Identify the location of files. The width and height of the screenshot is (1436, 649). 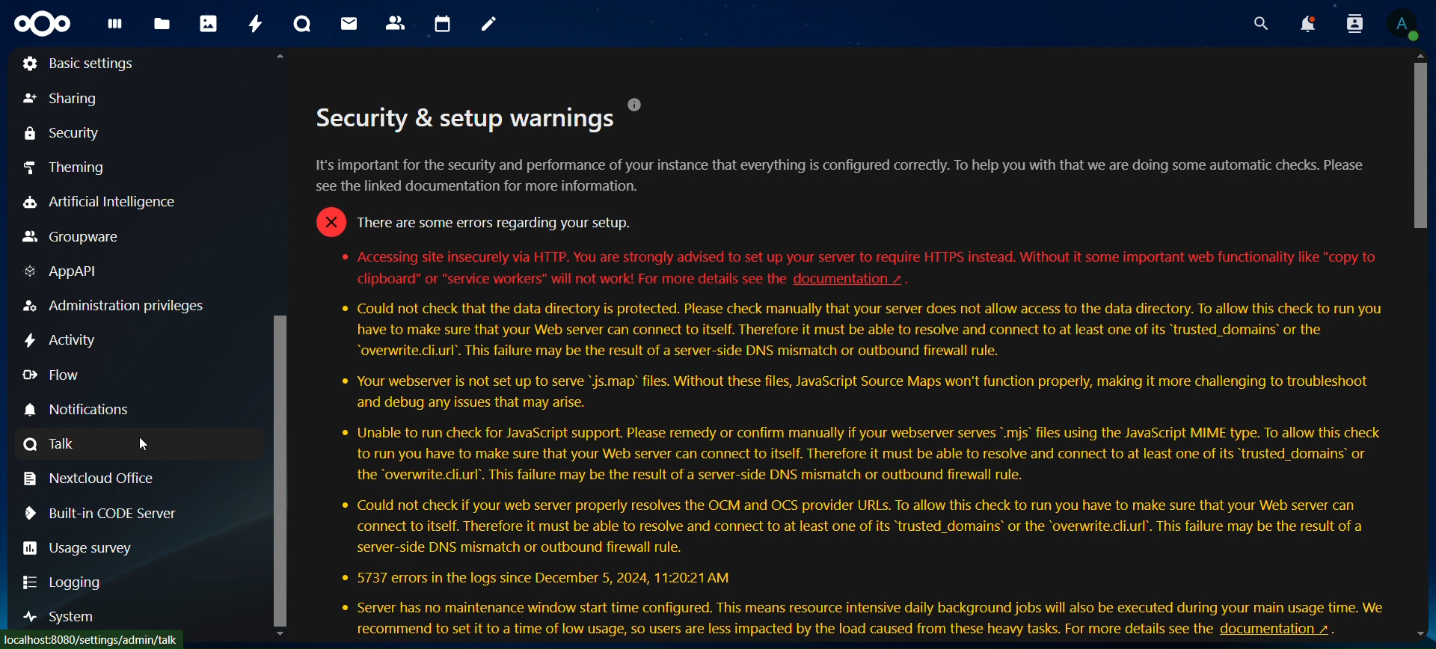
(118, 29).